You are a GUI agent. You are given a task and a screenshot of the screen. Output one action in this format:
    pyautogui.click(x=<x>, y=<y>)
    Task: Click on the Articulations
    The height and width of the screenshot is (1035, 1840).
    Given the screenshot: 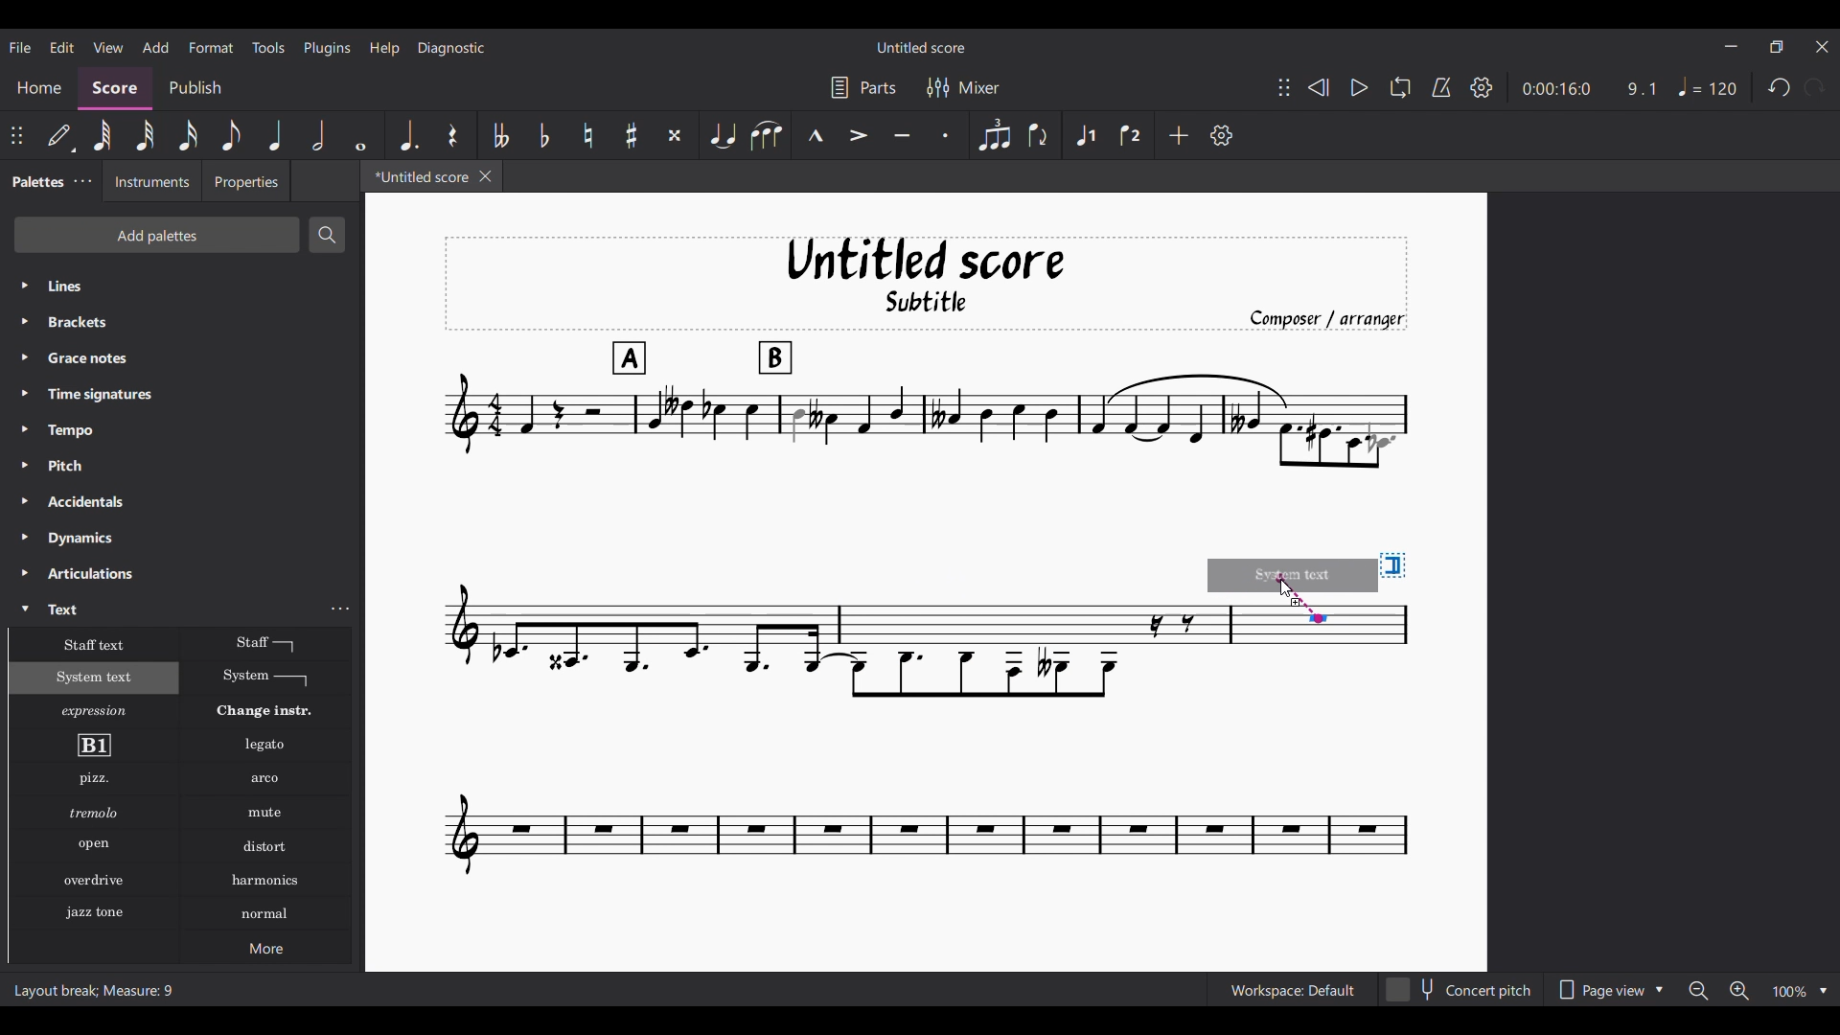 What is the action you would take?
    pyautogui.click(x=183, y=573)
    